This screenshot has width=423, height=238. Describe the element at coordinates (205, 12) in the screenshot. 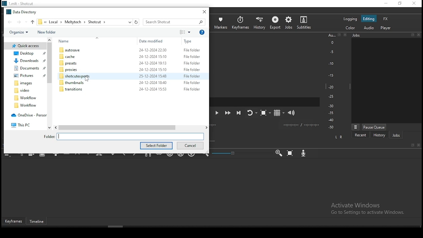

I see `close window` at that location.